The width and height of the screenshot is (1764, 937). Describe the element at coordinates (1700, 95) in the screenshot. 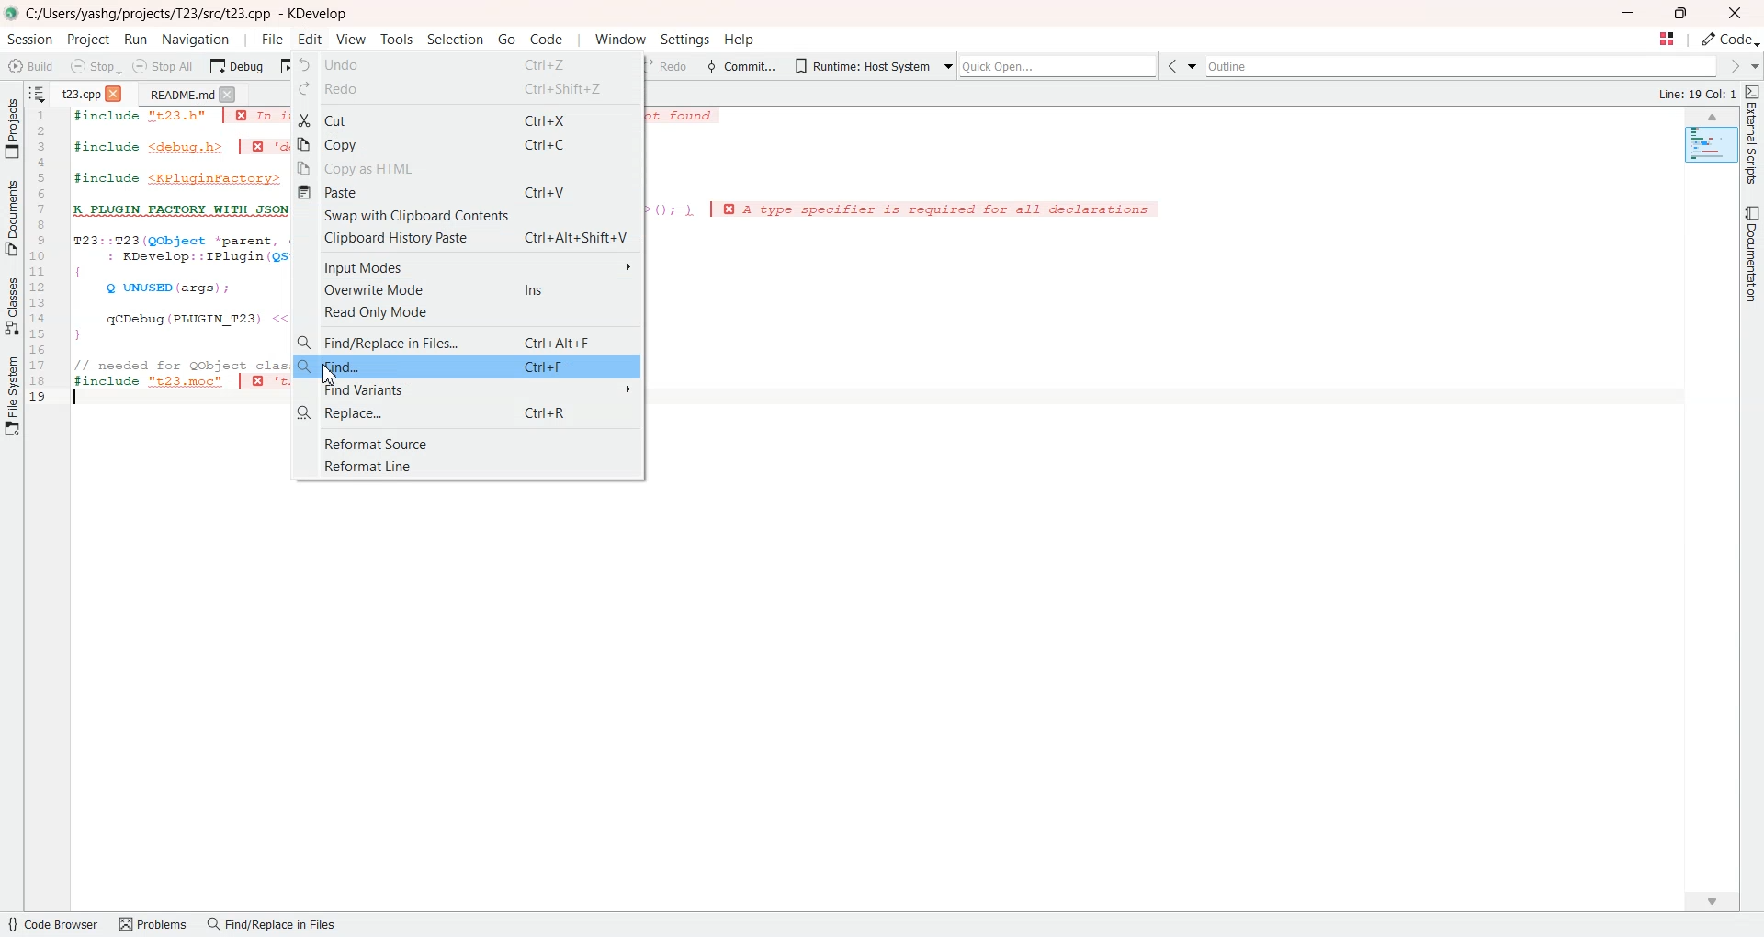

I see `Line: 19 Col 1` at that location.